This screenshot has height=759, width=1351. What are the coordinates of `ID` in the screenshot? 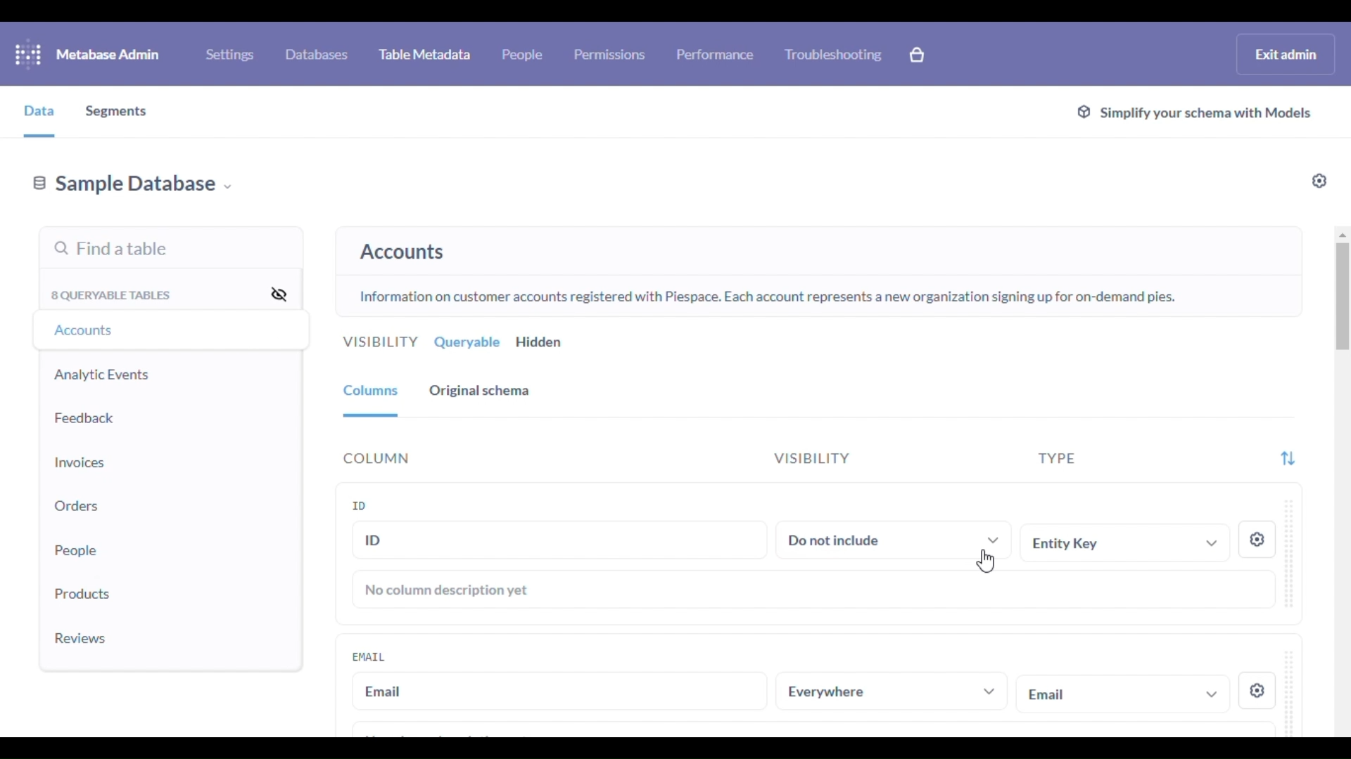 It's located at (559, 539).